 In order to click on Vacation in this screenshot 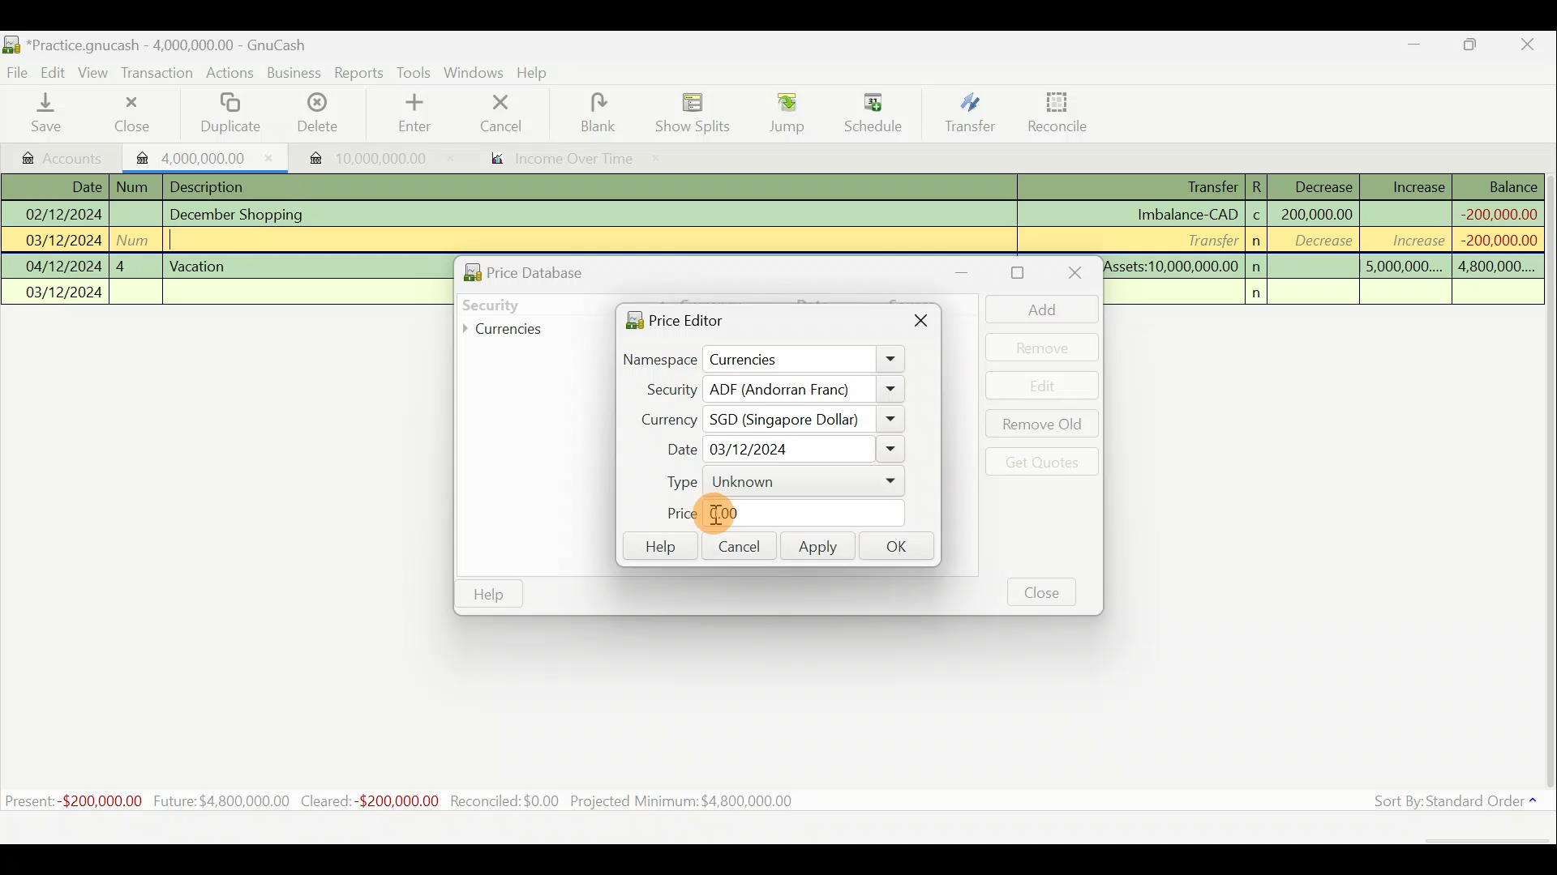, I will do `click(199, 264)`.